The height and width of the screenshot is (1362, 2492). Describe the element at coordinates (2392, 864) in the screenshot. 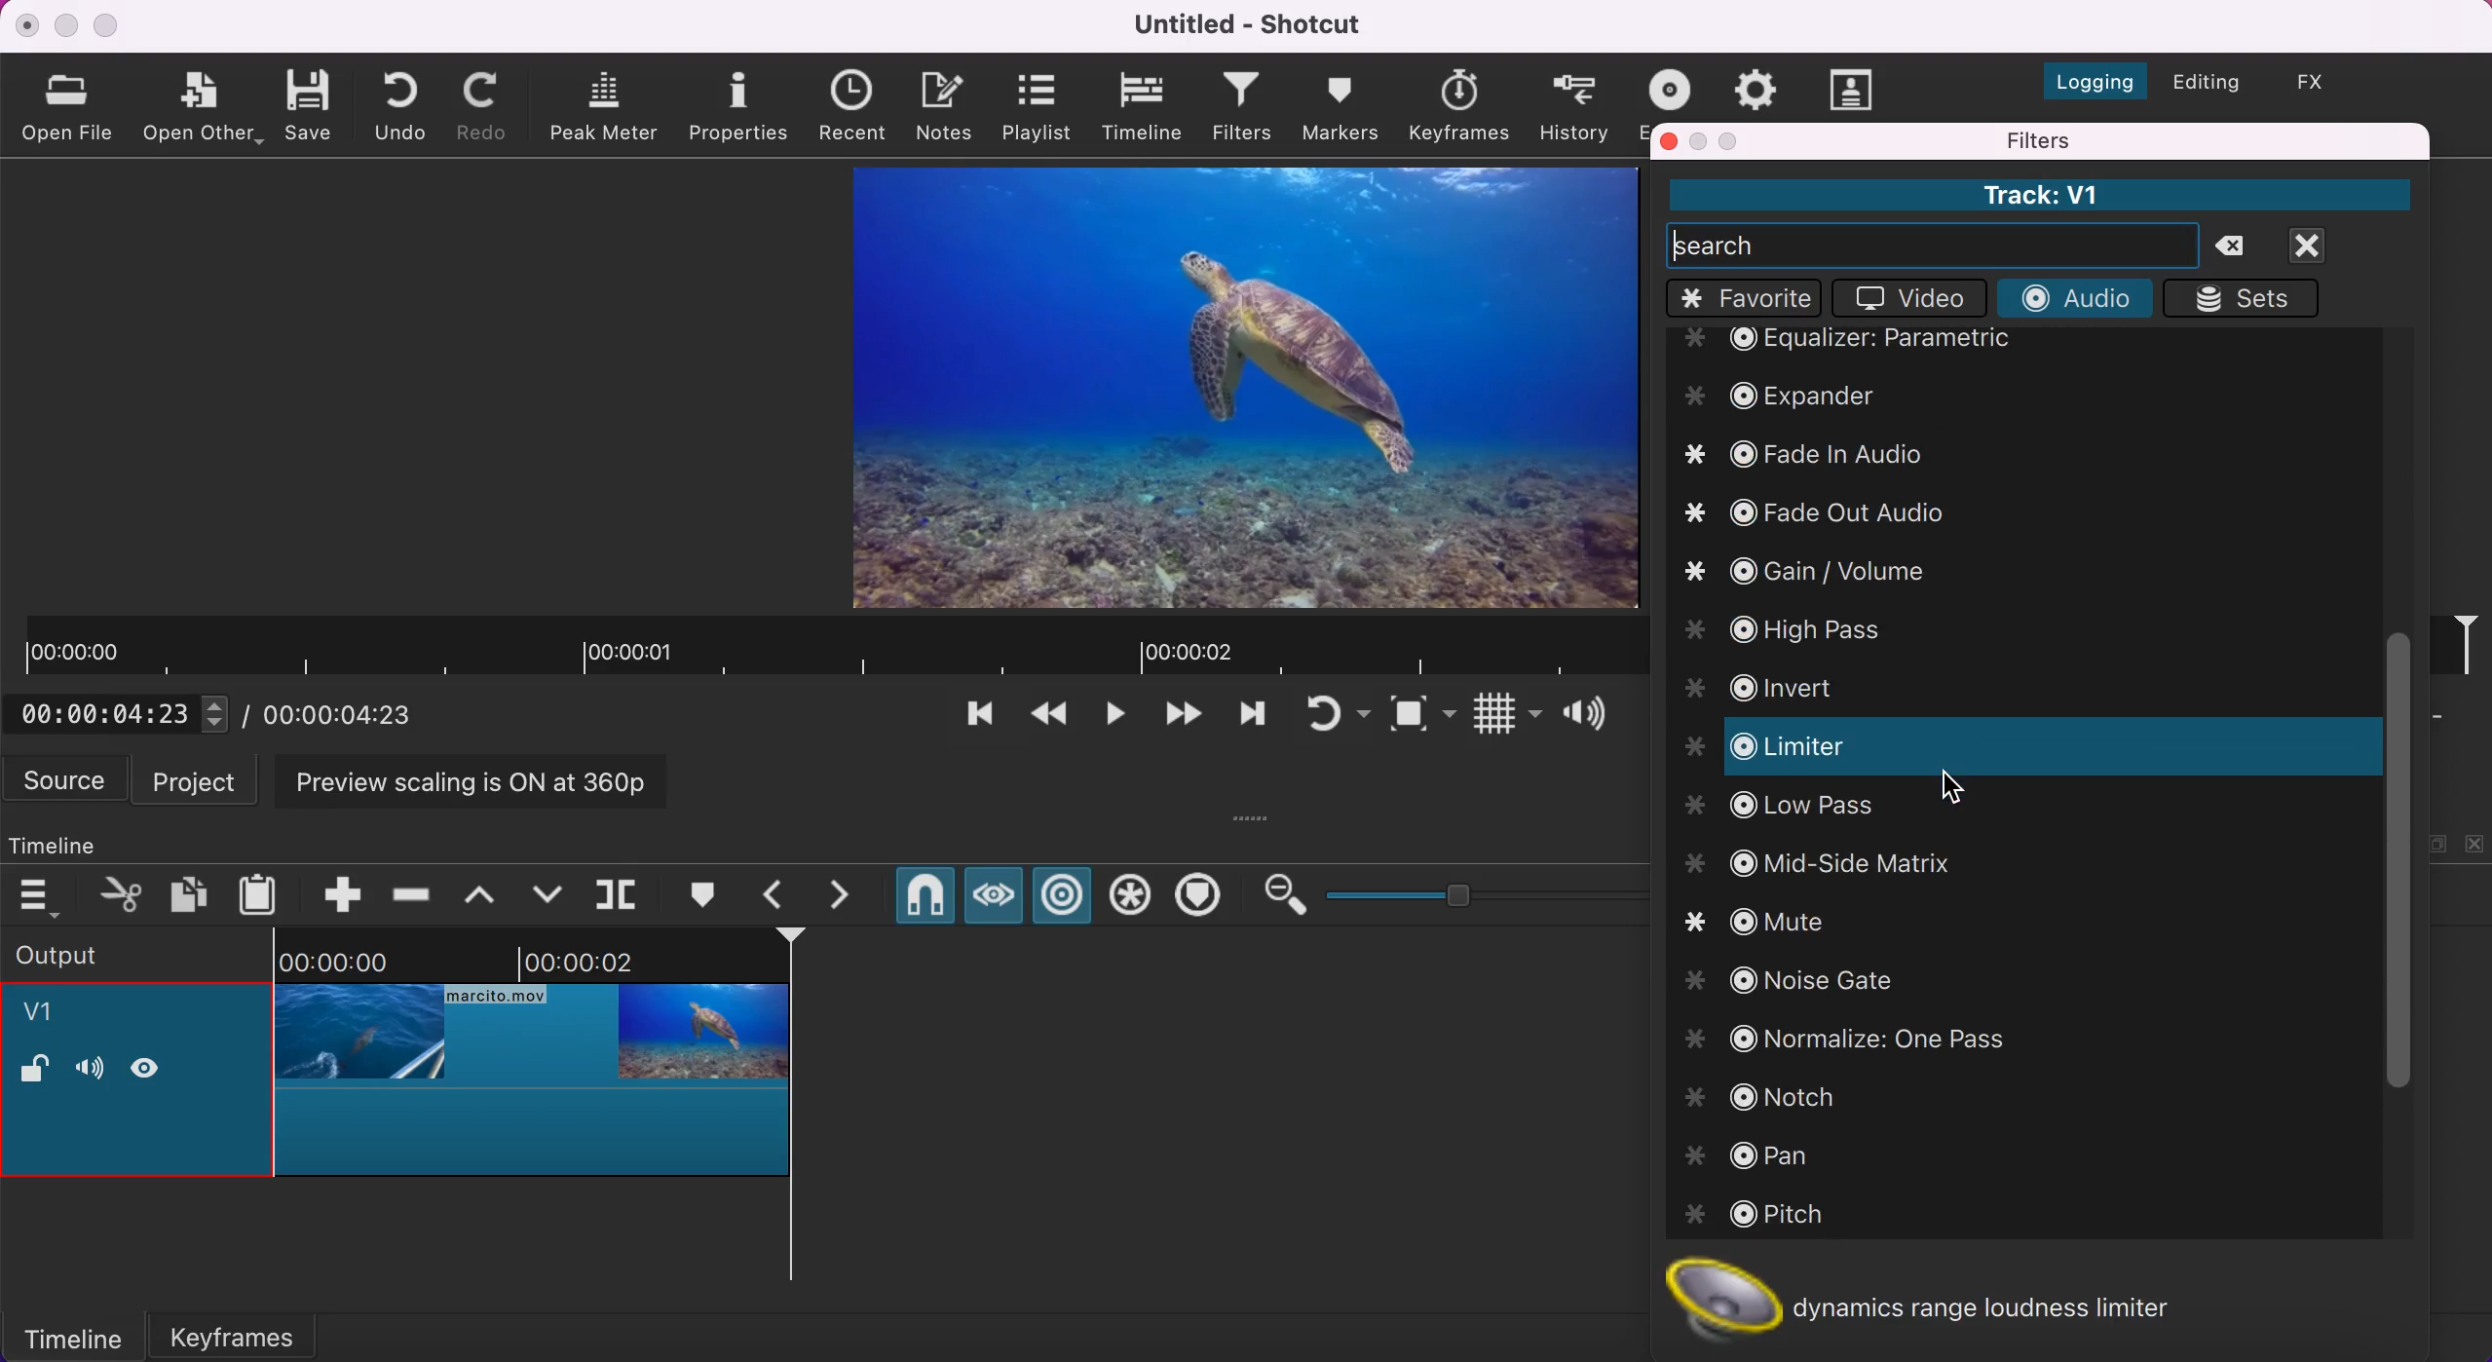

I see `scrollbar` at that location.